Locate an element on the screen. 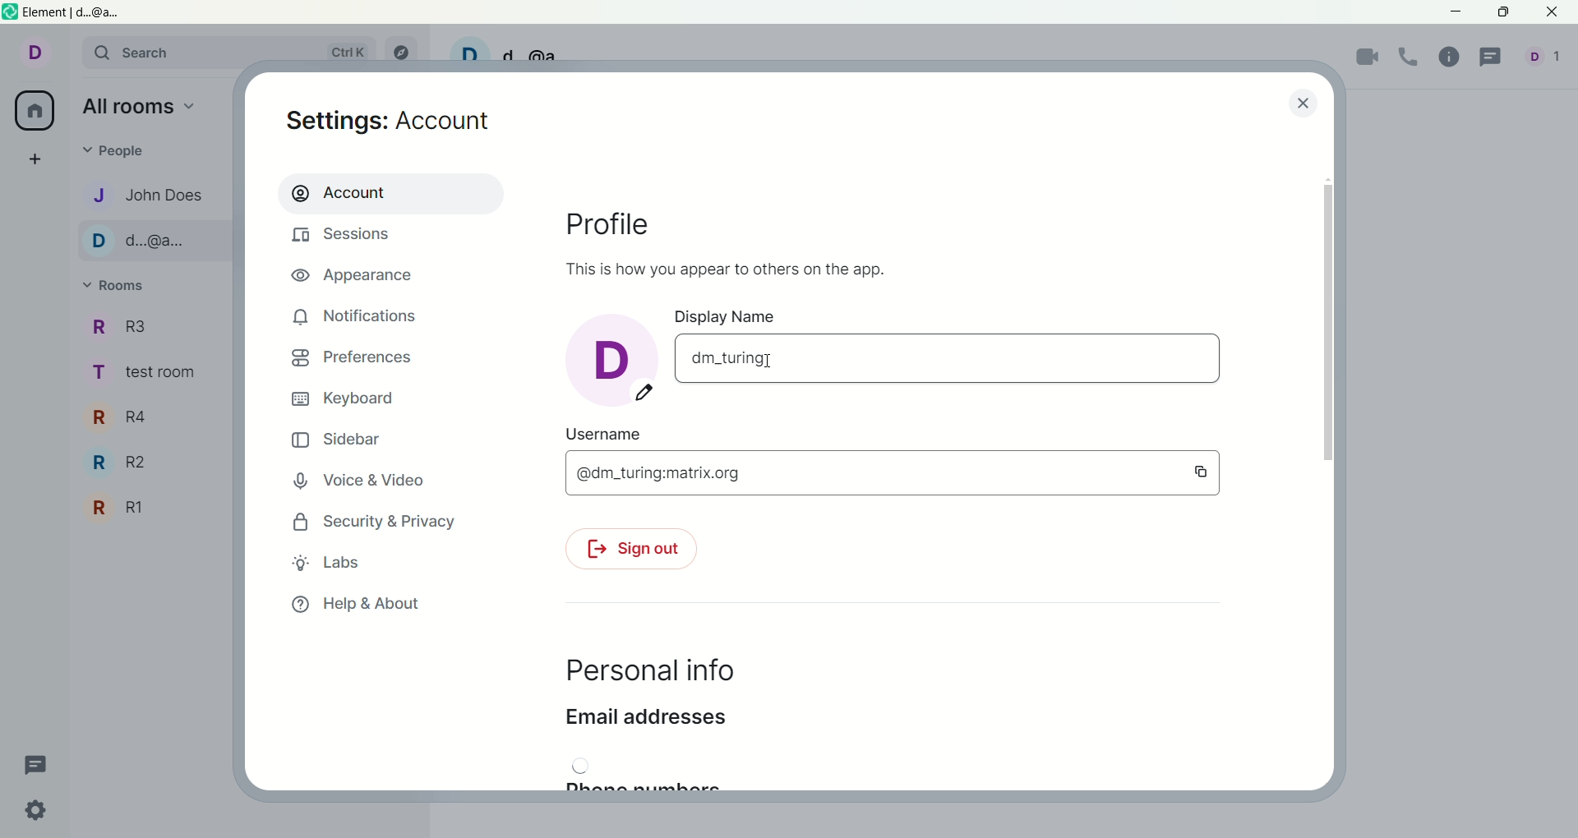 Image resolution: width=1578 pixels, height=838 pixels. usser name is located at coordinates (736, 435).